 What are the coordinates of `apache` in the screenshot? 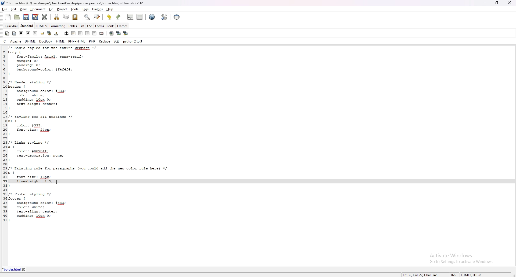 It's located at (16, 41).